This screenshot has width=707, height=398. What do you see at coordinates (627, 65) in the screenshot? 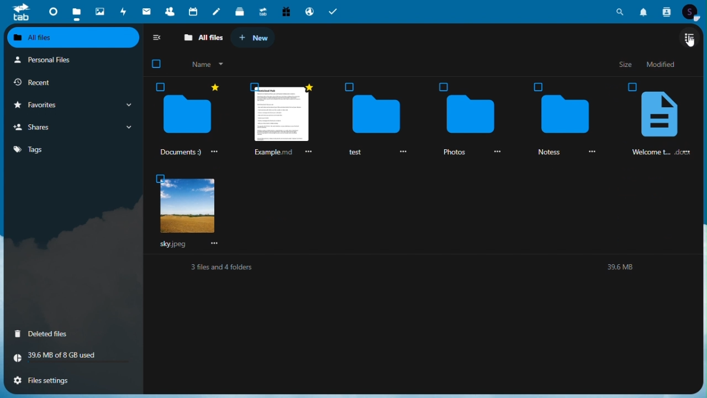
I see `size` at bounding box center [627, 65].